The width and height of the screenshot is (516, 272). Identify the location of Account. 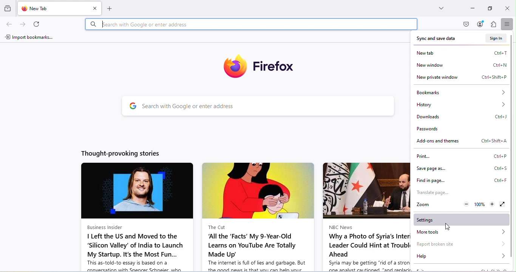
(480, 24).